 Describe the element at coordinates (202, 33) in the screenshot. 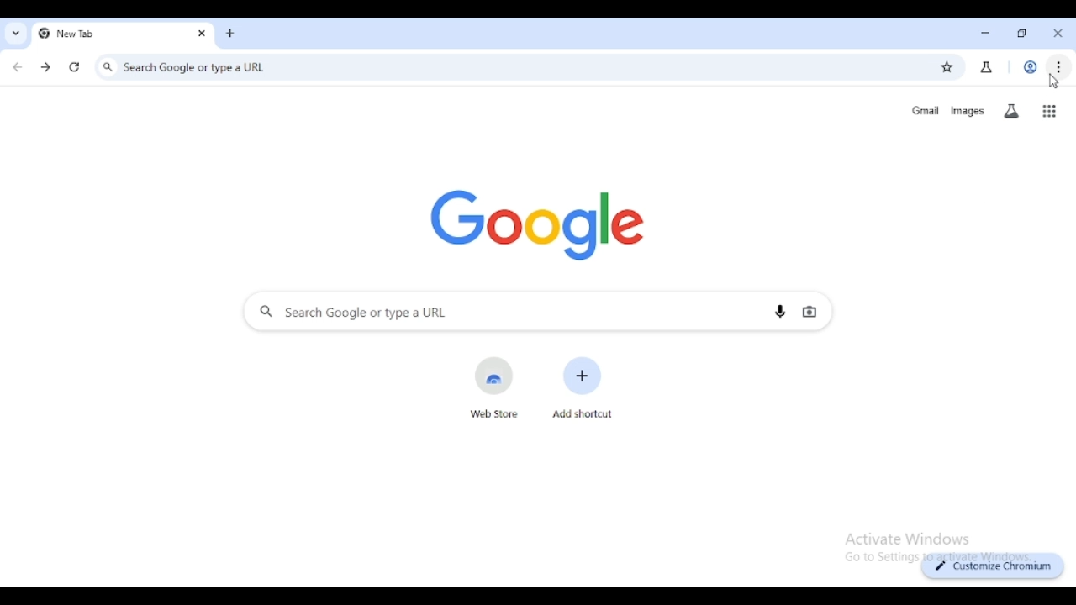

I see `close tab` at that location.